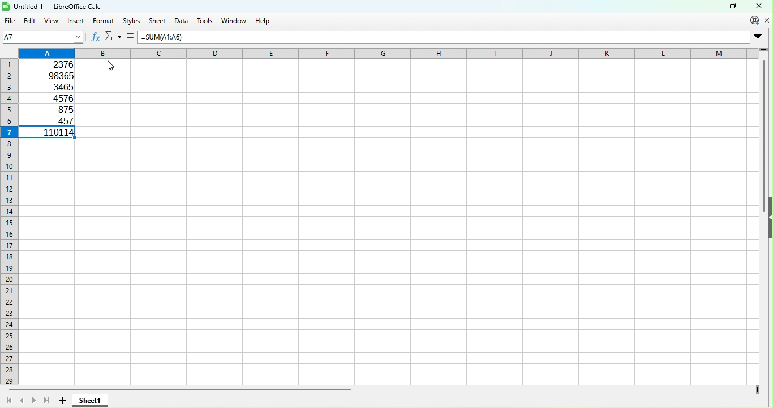  I want to click on Name box, so click(70, 36).